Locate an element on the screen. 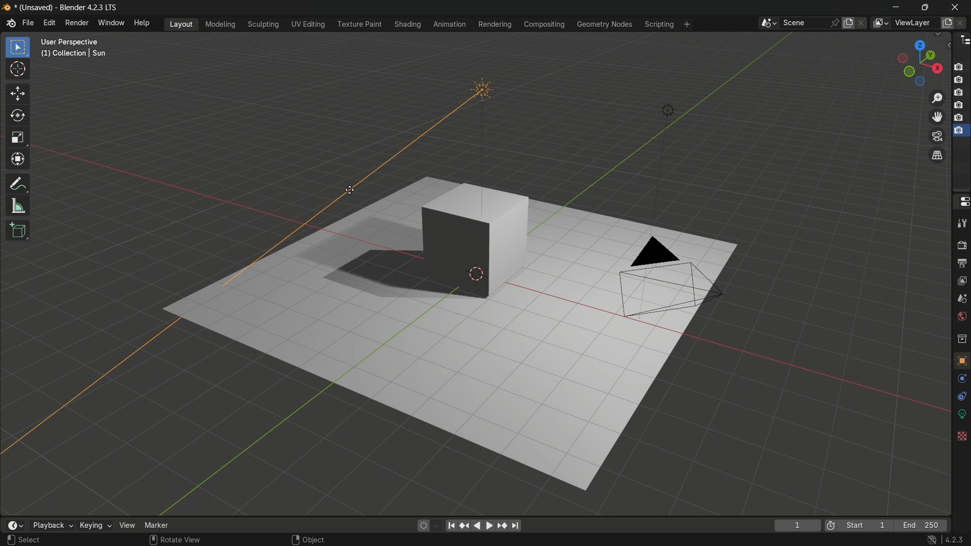 This screenshot has width=971, height=546. new scene is located at coordinates (849, 22).